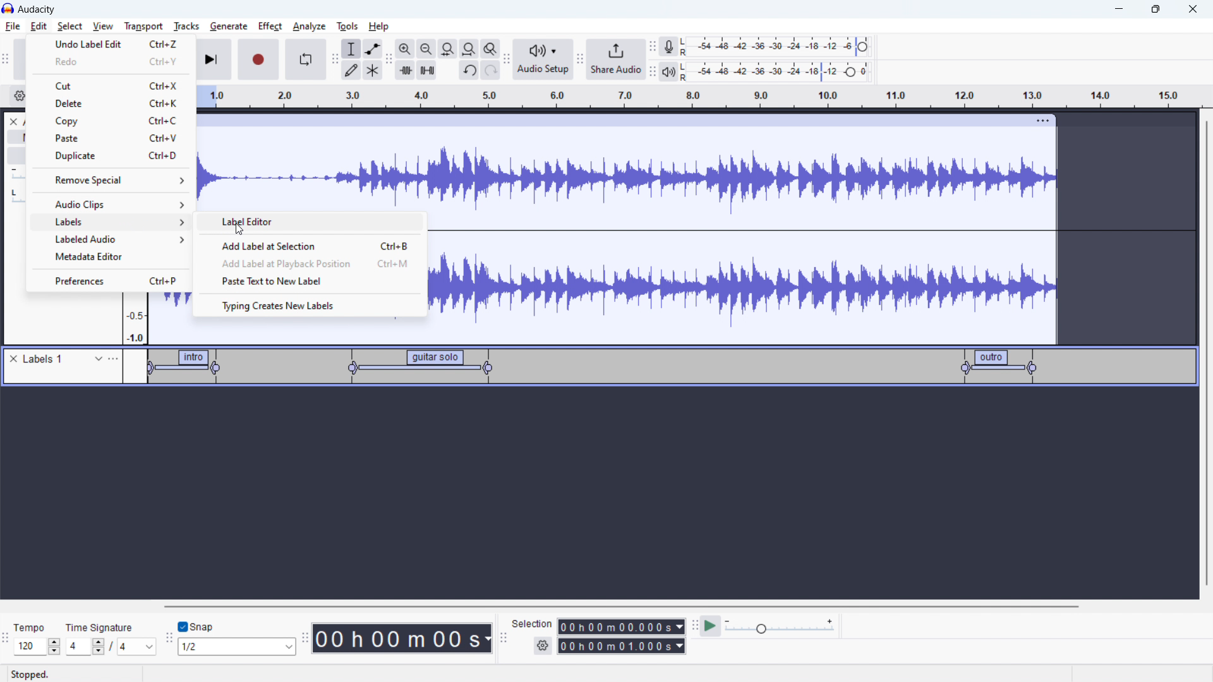 The height and width of the screenshot is (682, 1213). Describe the element at coordinates (1044, 119) in the screenshot. I see `track options` at that location.